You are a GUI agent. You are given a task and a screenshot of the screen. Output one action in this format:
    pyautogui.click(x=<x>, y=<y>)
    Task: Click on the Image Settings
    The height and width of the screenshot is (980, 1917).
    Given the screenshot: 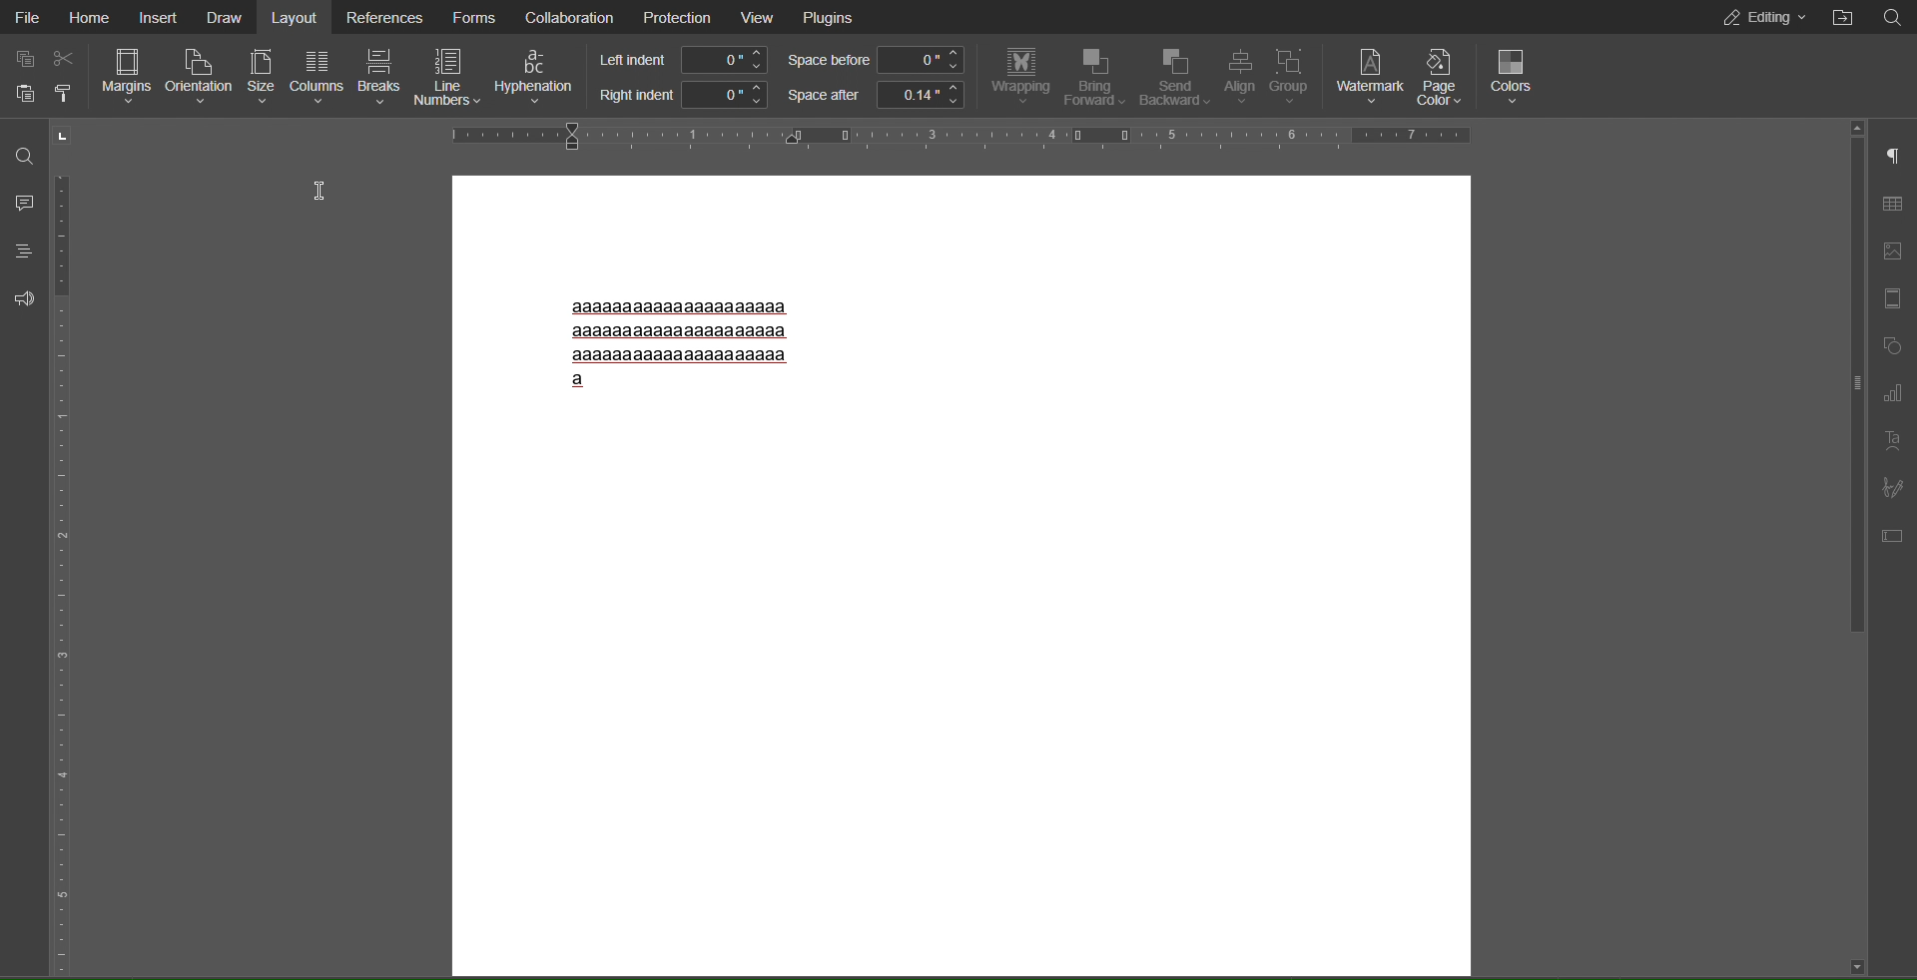 What is the action you would take?
    pyautogui.click(x=1895, y=251)
    